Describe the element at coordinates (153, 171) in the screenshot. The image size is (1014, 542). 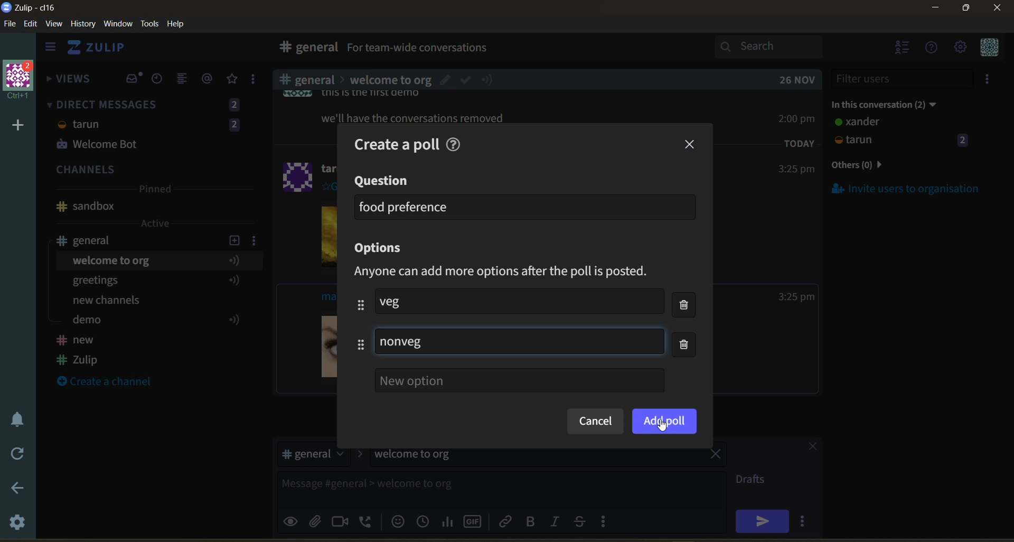
I see `channels` at that location.